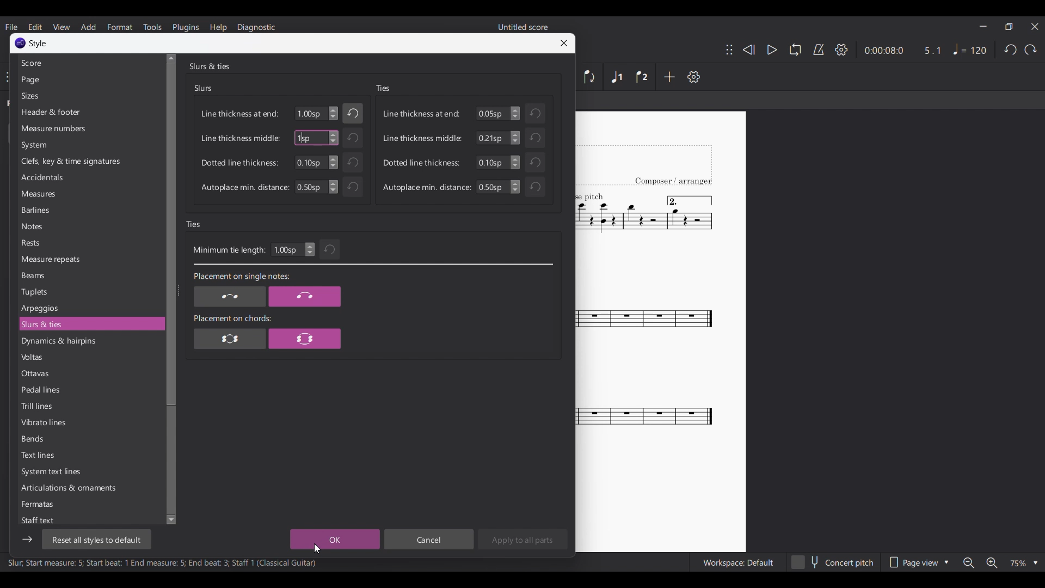  I want to click on Voice 1, highlighted, so click(617, 77).